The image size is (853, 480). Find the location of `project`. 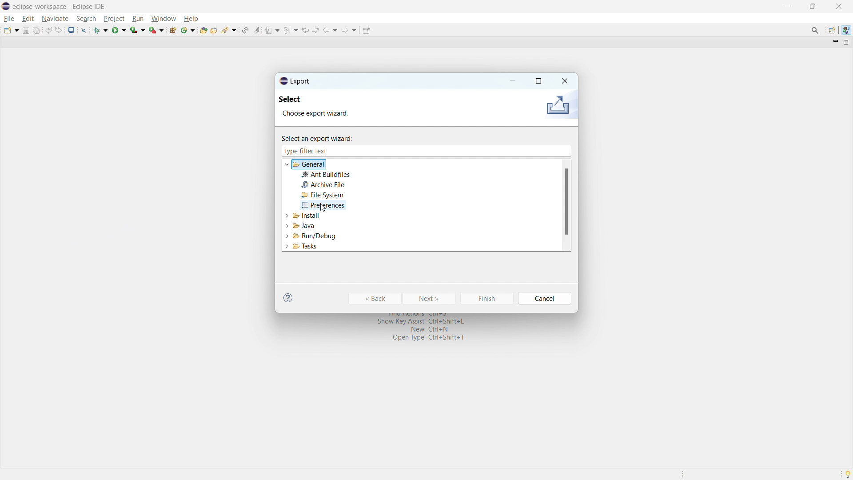

project is located at coordinates (114, 18).